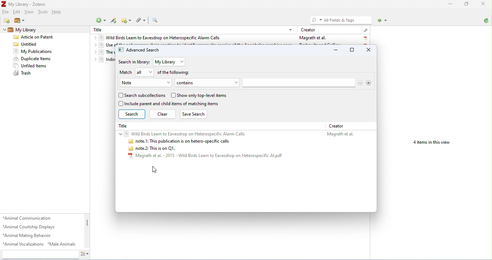  What do you see at coordinates (166, 62) in the screenshot?
I see `my library` at bounding box center [166, 62].